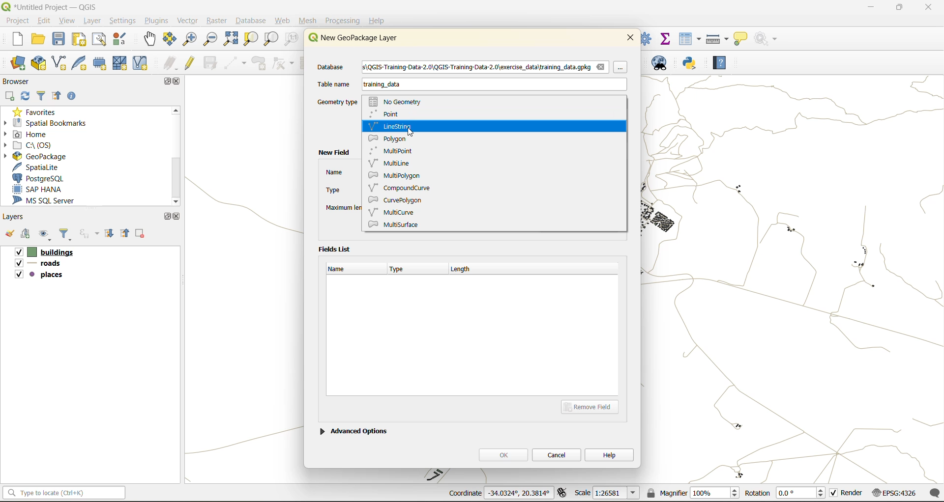  What do you see at coordinates (41, 97) in the screenshot?
I see `filter` at bounding box center [41, 97].